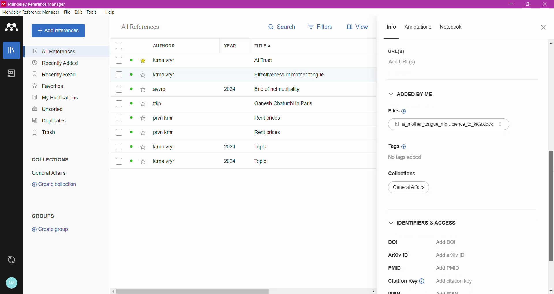  What do you see at coordinates (119, 90) in the screenshot?
I see `box` at bounding box center [119, 90].